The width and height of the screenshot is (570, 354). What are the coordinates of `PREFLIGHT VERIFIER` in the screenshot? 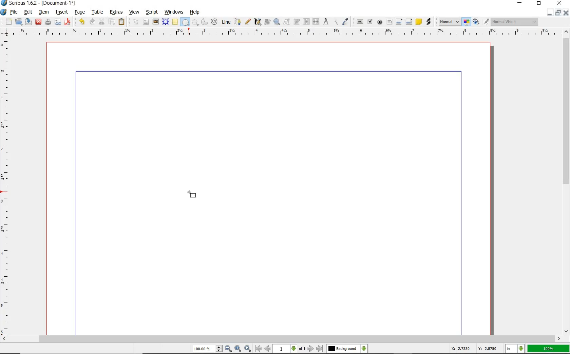 It's located at (57, 21).